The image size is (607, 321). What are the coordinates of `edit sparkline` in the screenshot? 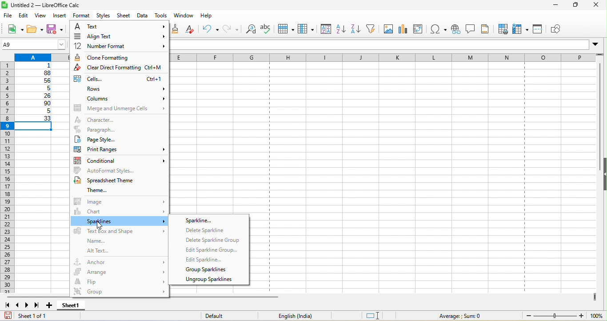 It's located at (207, 260).